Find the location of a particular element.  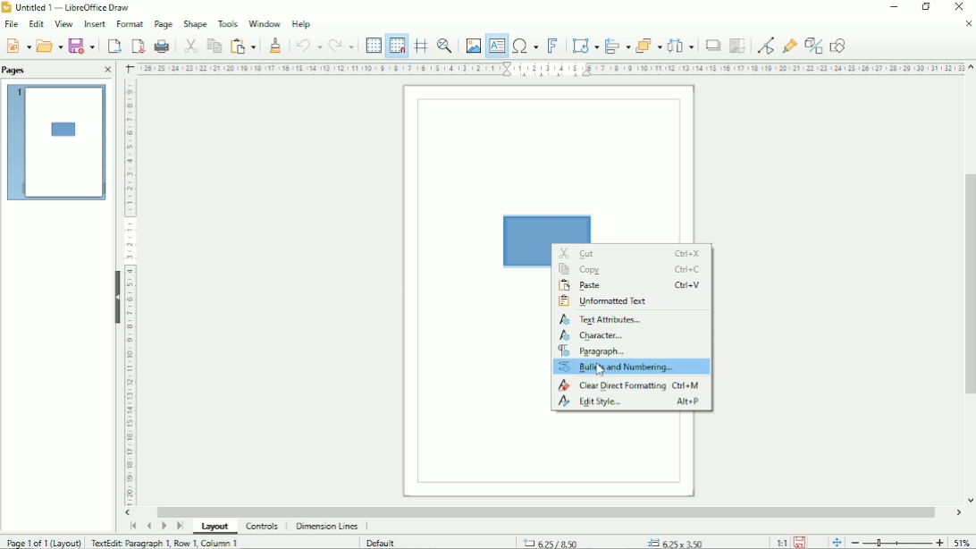

Cut is located at coordinates (630, 252).